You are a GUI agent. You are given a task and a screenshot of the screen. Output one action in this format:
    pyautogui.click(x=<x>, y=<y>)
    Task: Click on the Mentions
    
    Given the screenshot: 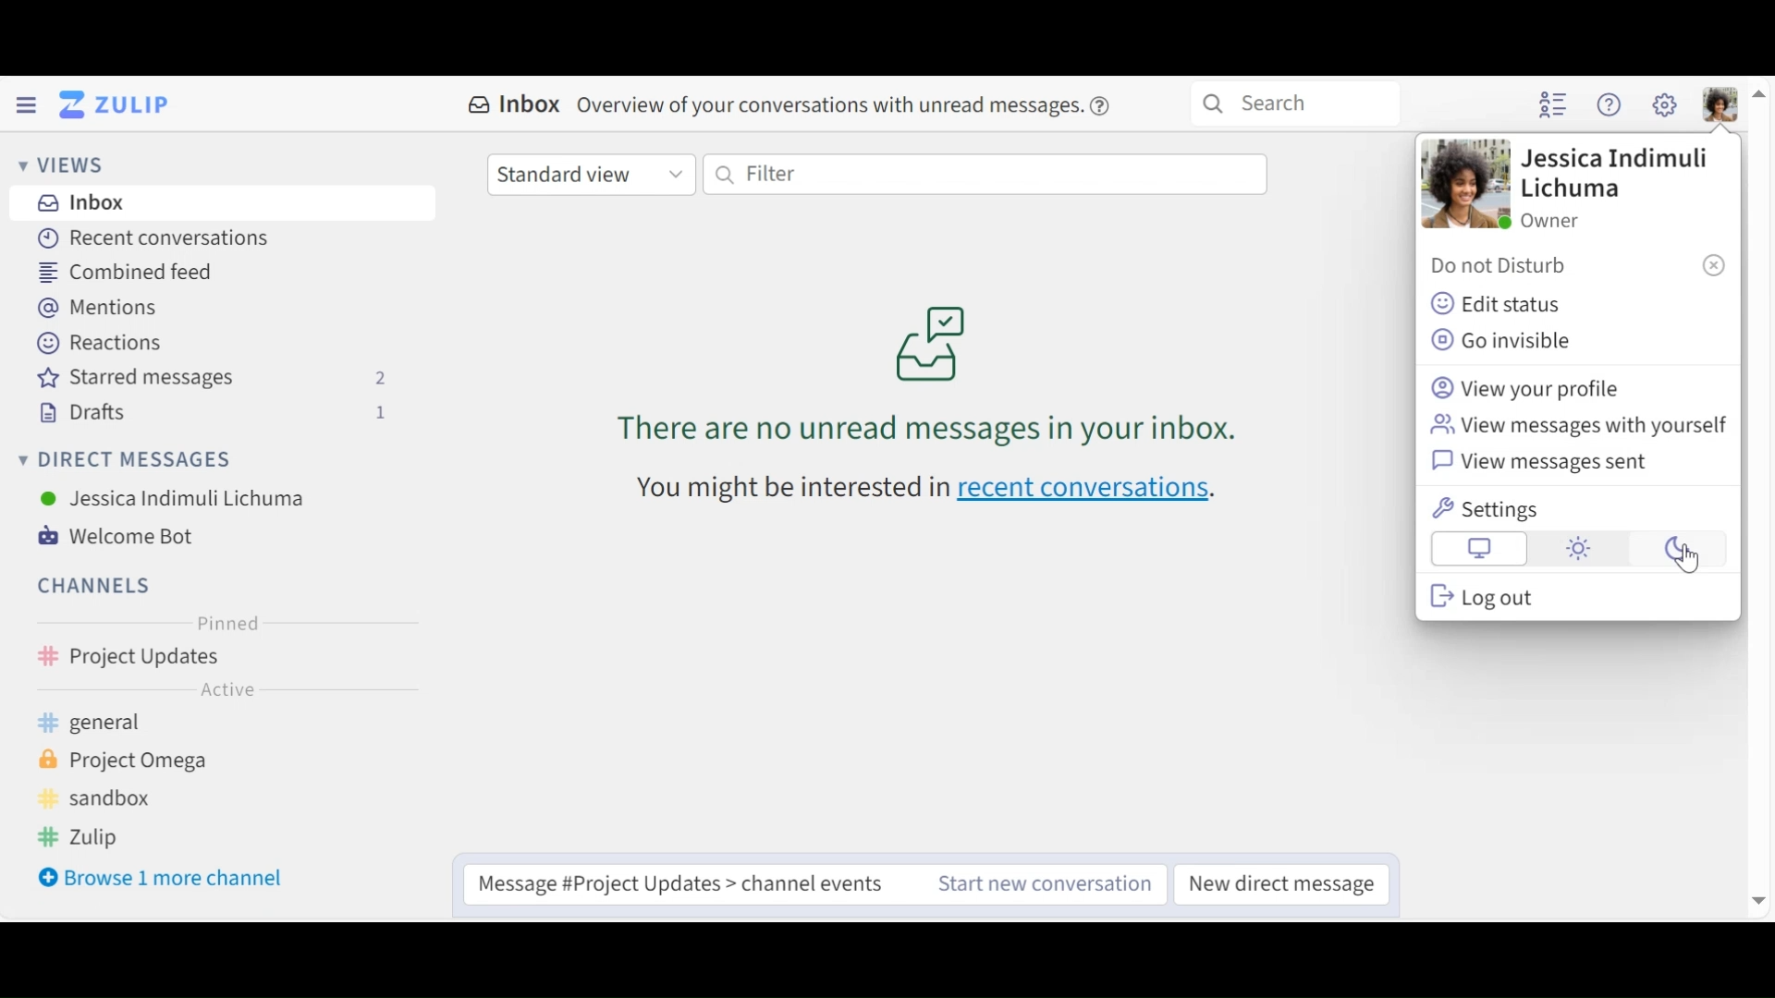 What is the action you would take?
    pyautogui.click(x=102, y=308)
    